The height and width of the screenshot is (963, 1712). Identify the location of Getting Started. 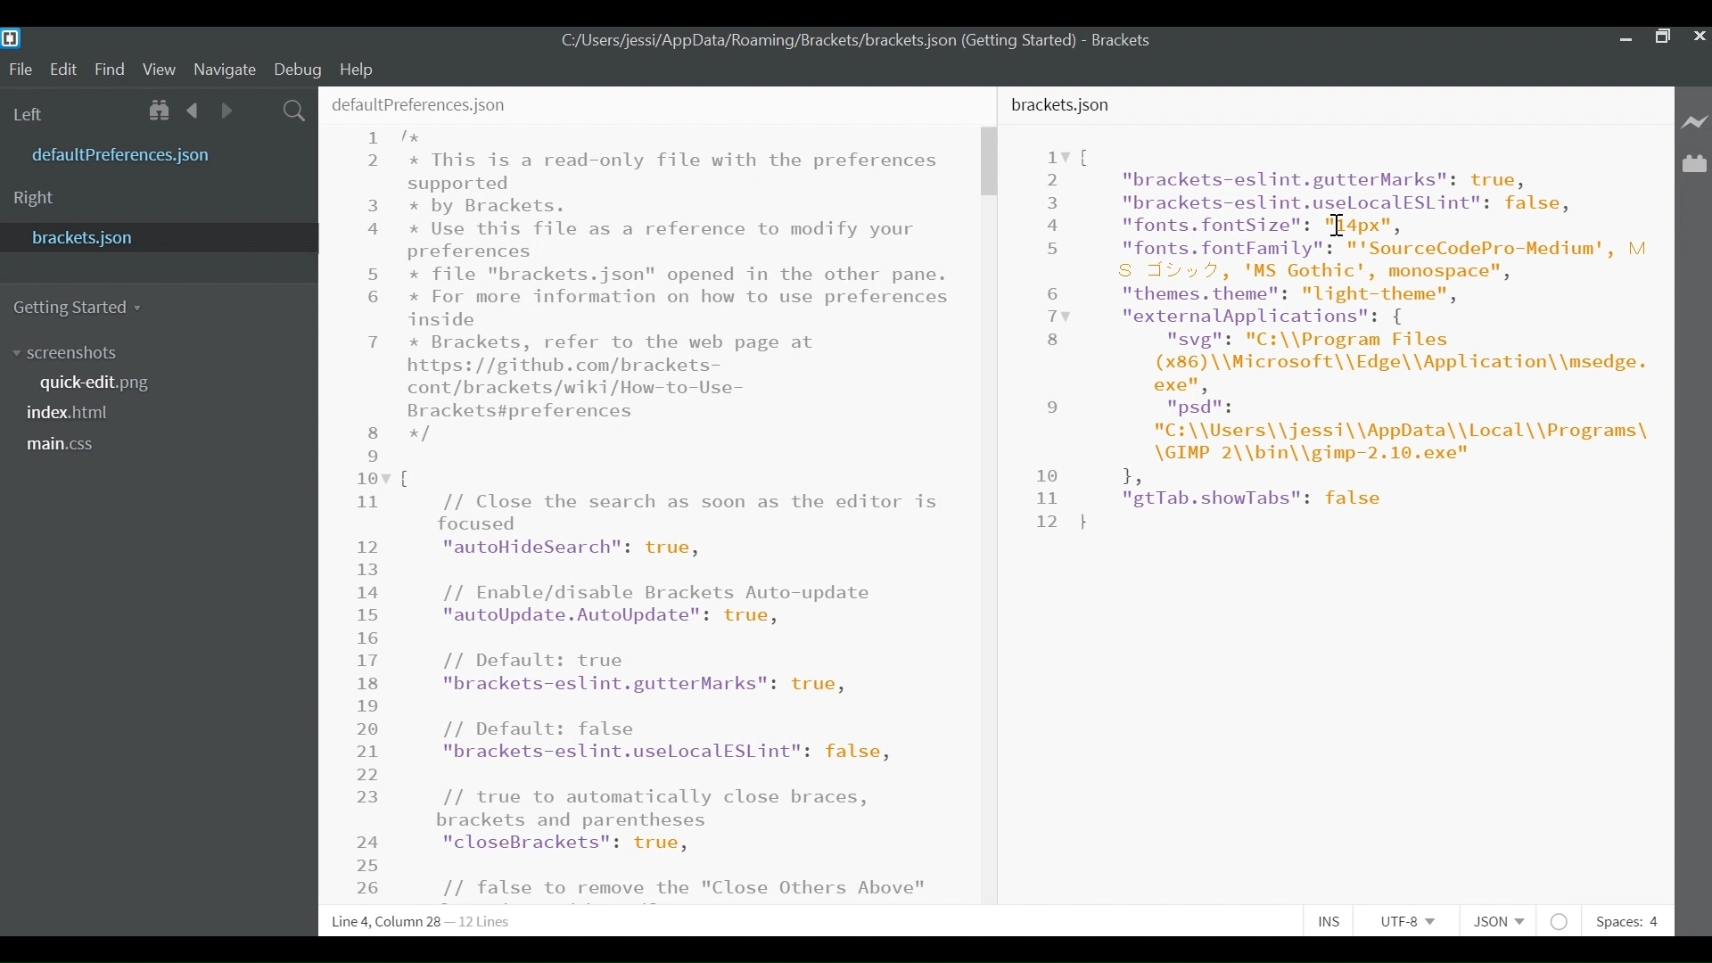
(81, 305).